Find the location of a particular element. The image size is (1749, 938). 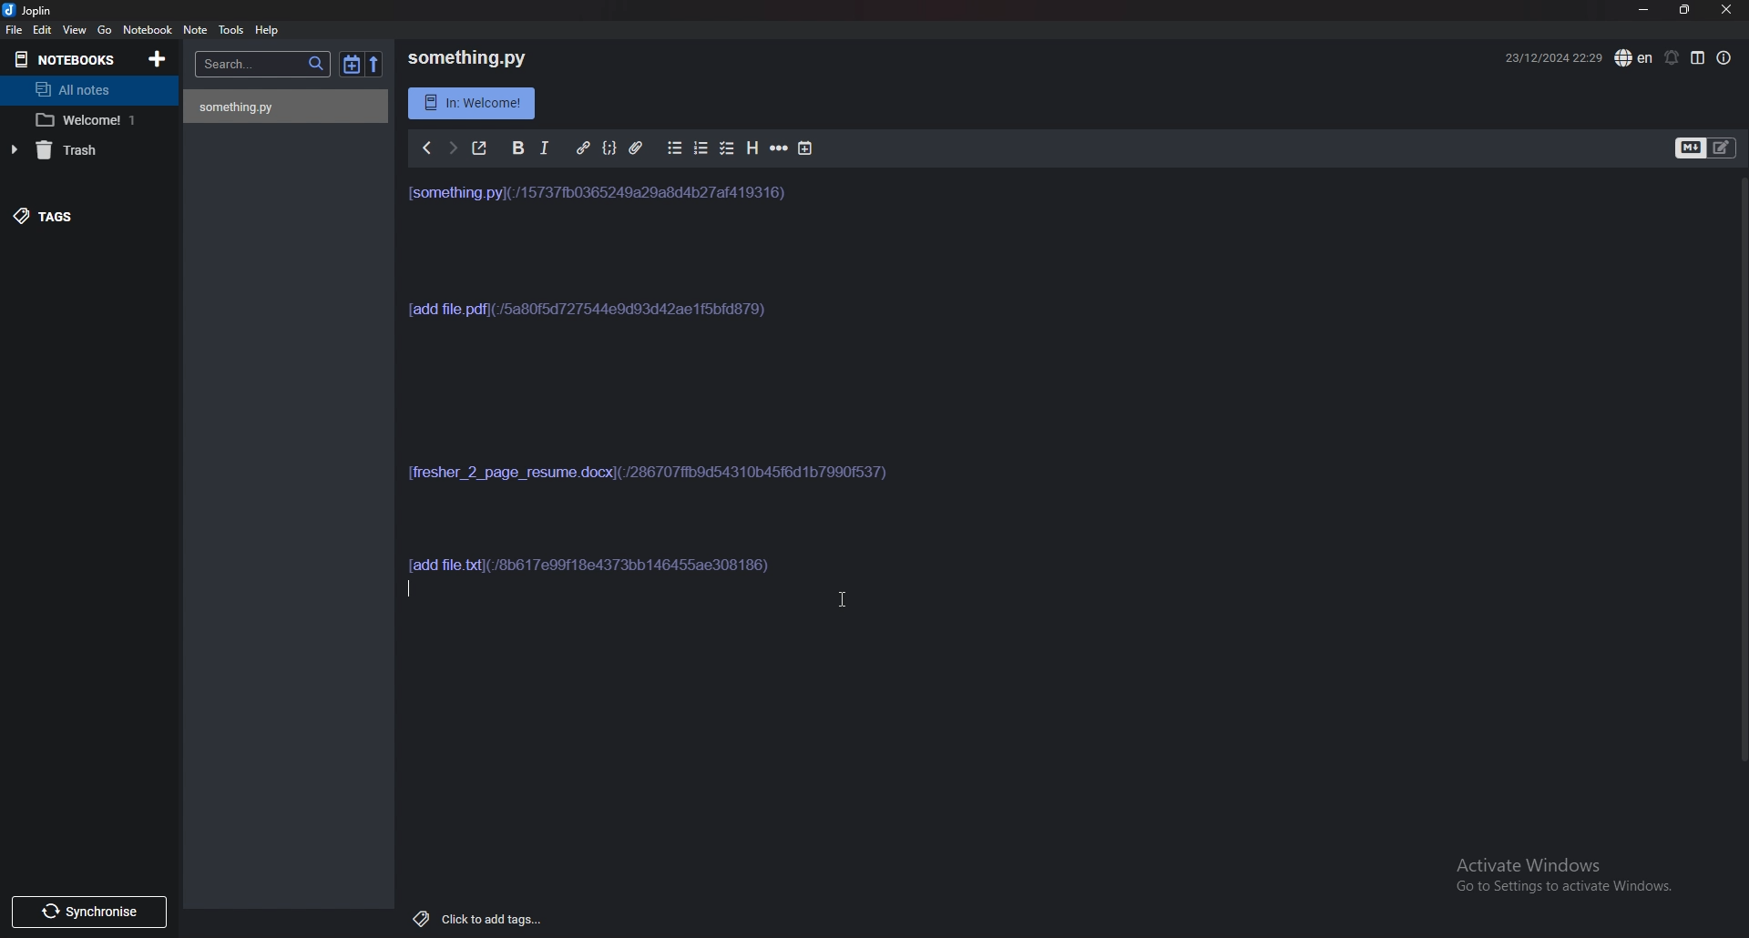

Tags is located at coordinates (73, 218).